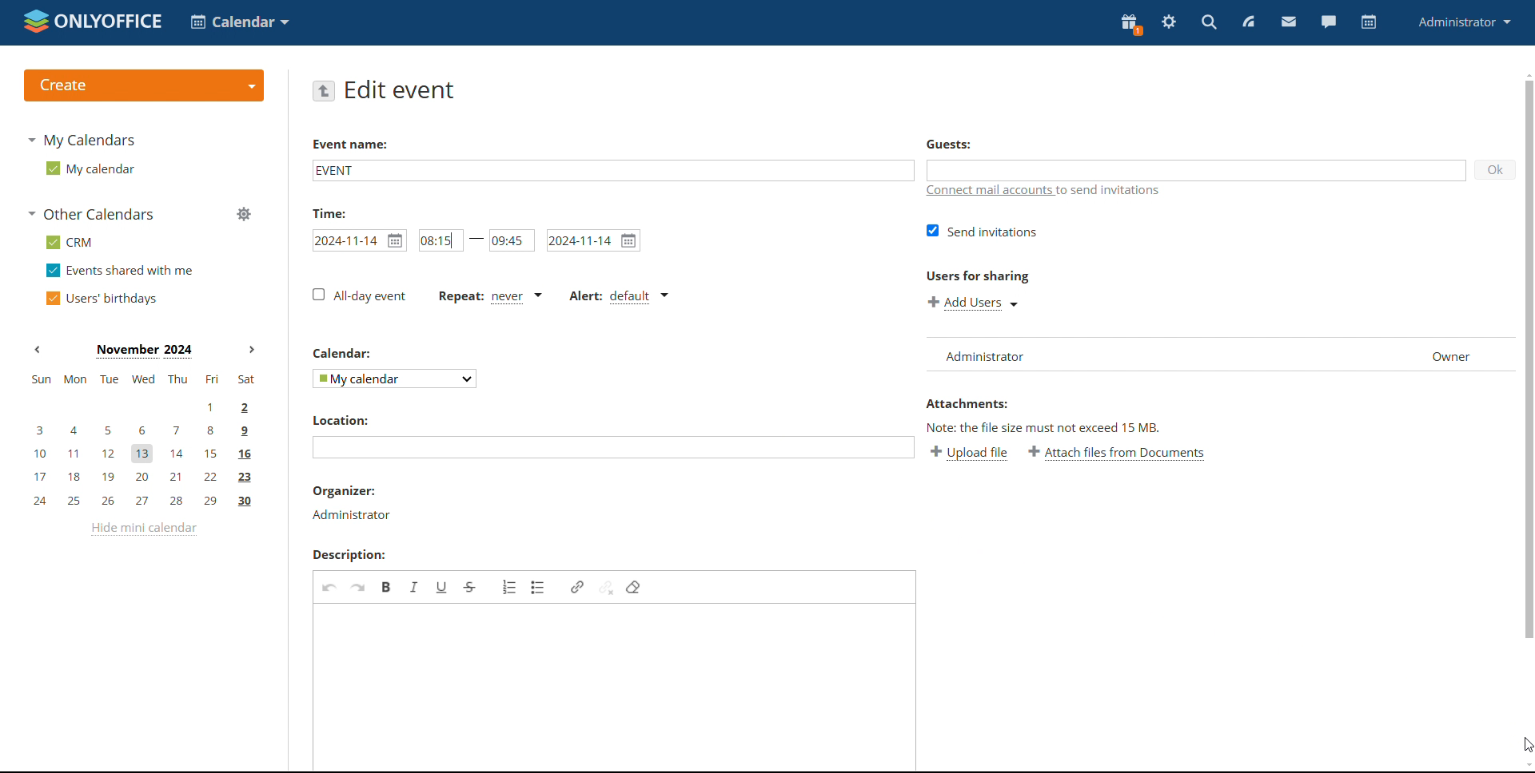  What do you see at coordinates (1249, 22) in the screenshot?
I see `feed` at bounding box center [1249, 22].